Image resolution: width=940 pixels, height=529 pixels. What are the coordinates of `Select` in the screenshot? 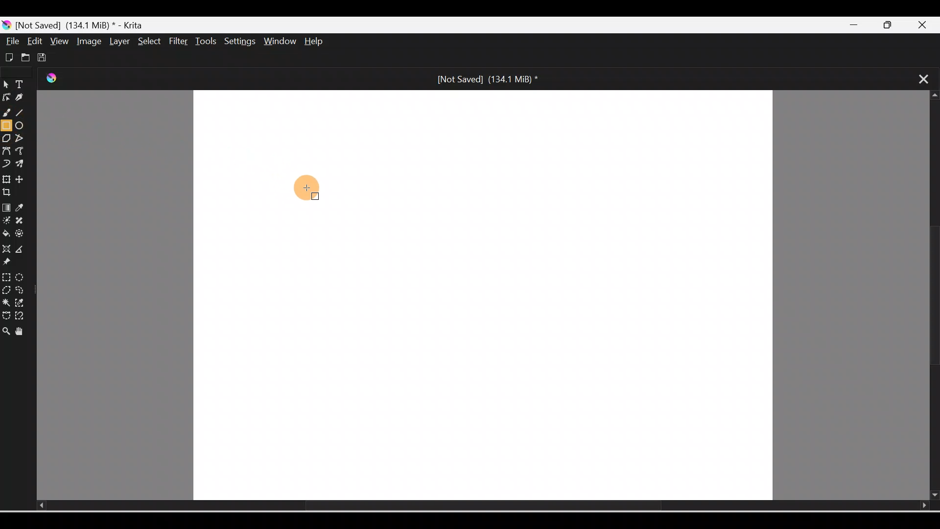 It's located at (147, 41).